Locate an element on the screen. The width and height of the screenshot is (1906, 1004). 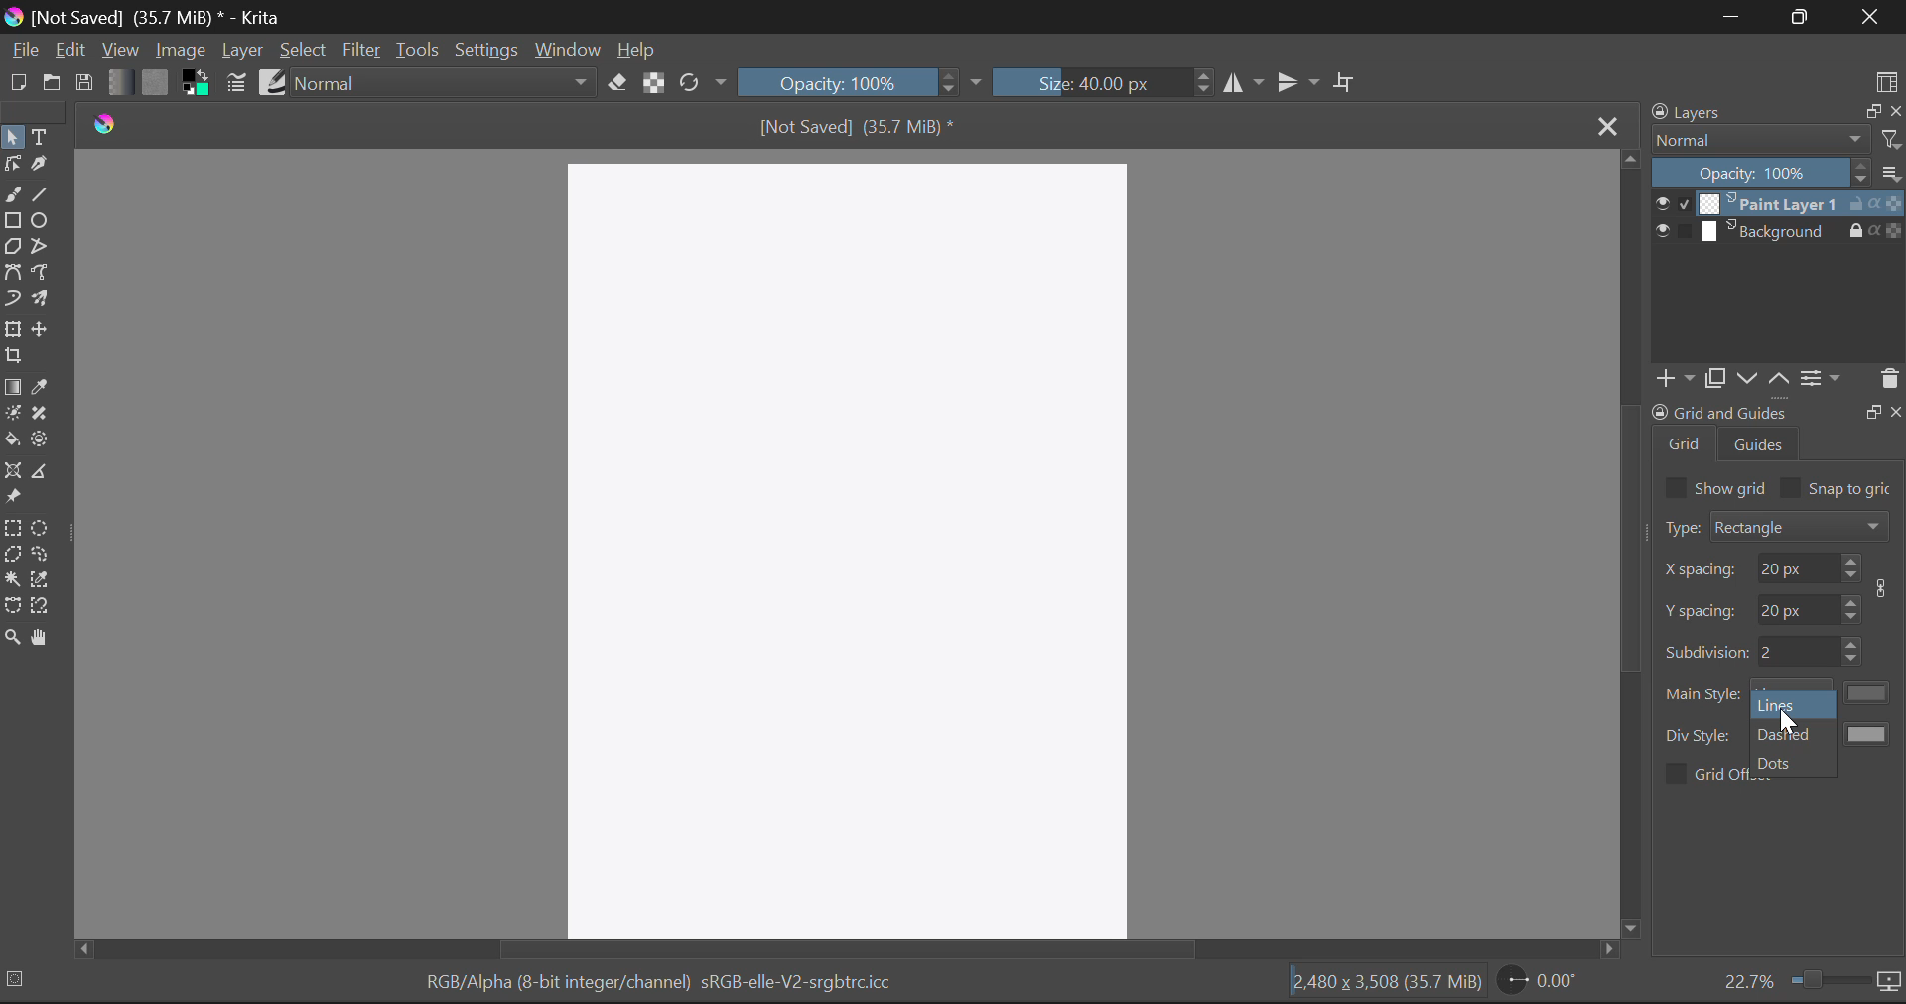
selection is located at coordinates (19, 978).